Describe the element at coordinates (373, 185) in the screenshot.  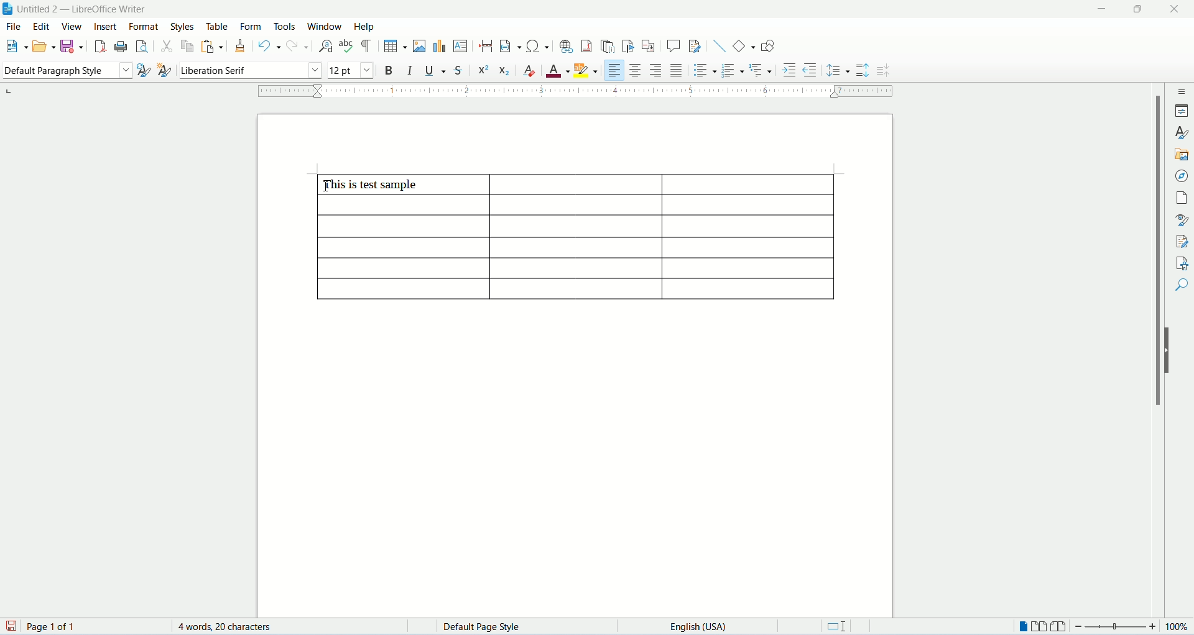
I see `this is test sample` at that location.